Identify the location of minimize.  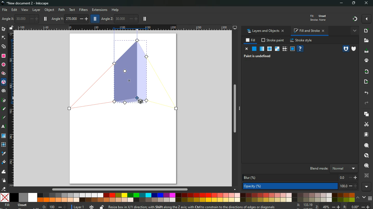
(343, 3).